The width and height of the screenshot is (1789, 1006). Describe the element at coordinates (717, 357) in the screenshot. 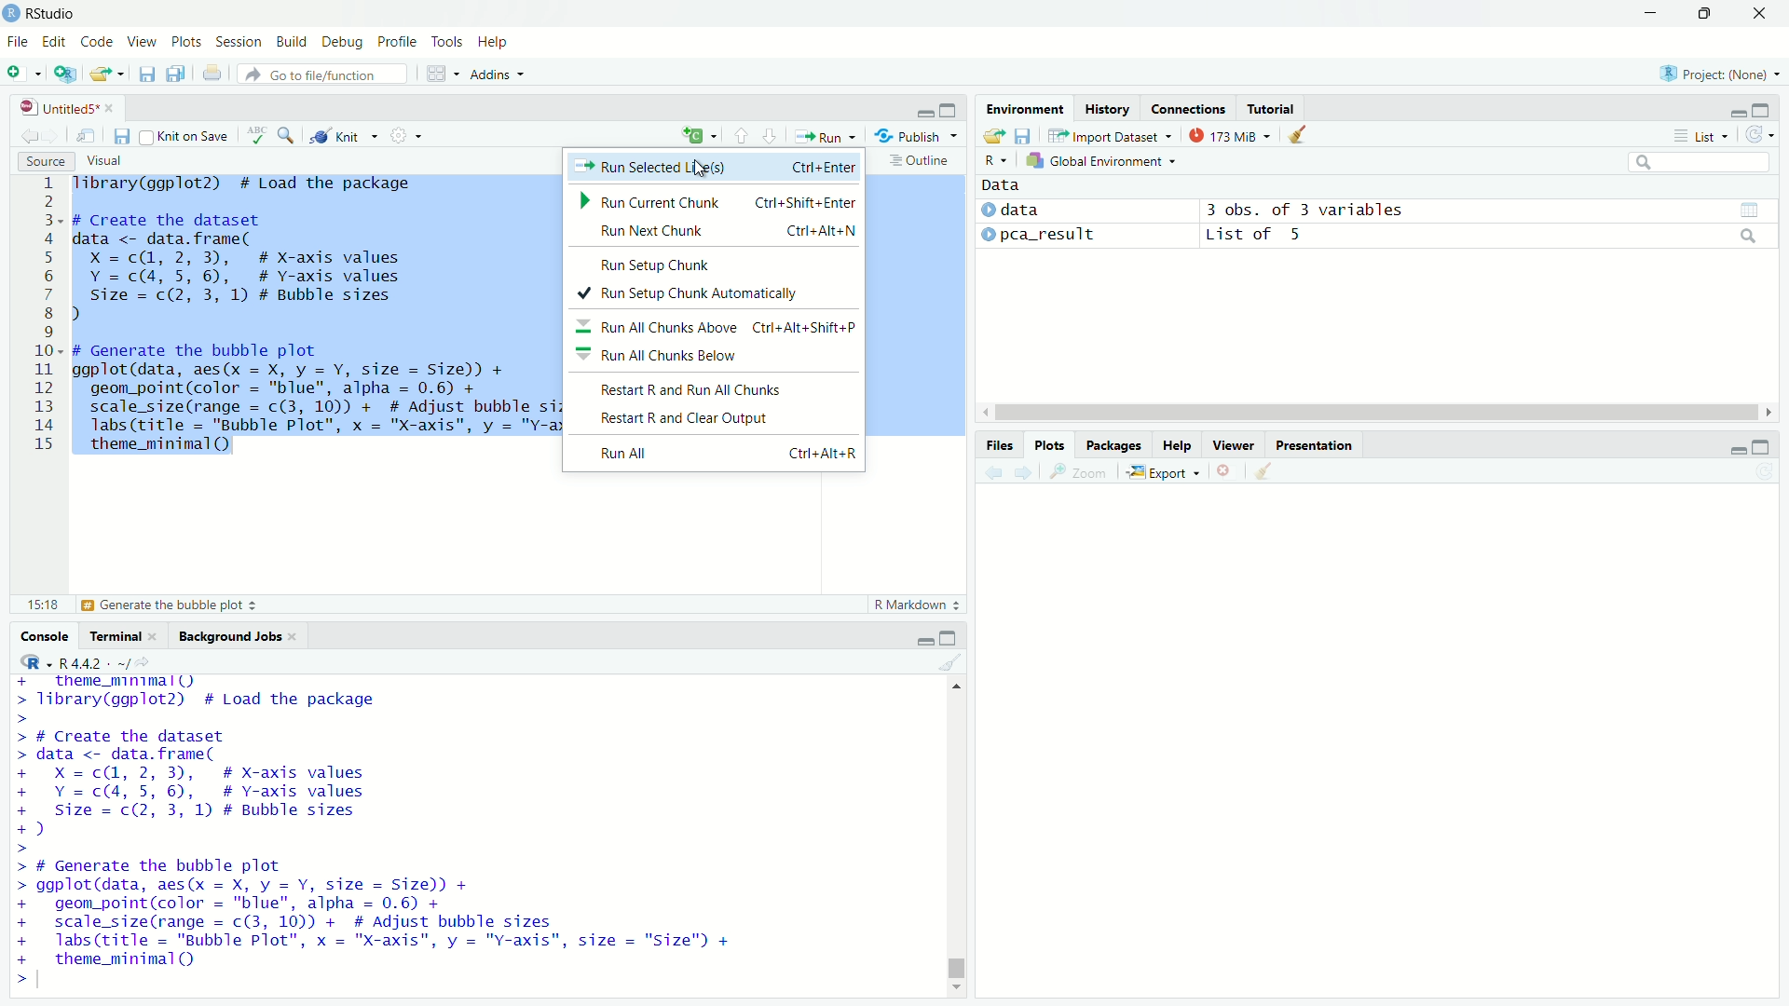

I see `run all chunks below` at that location.